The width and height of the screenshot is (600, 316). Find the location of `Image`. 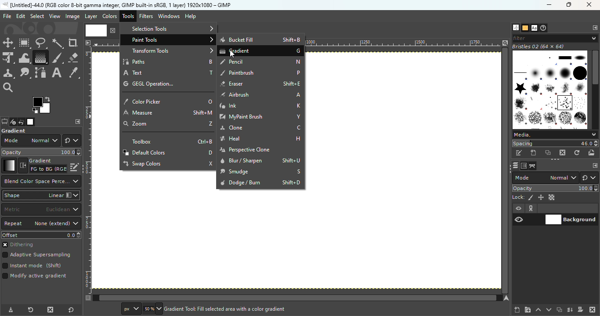

Image is located at coordinates (72, 17).